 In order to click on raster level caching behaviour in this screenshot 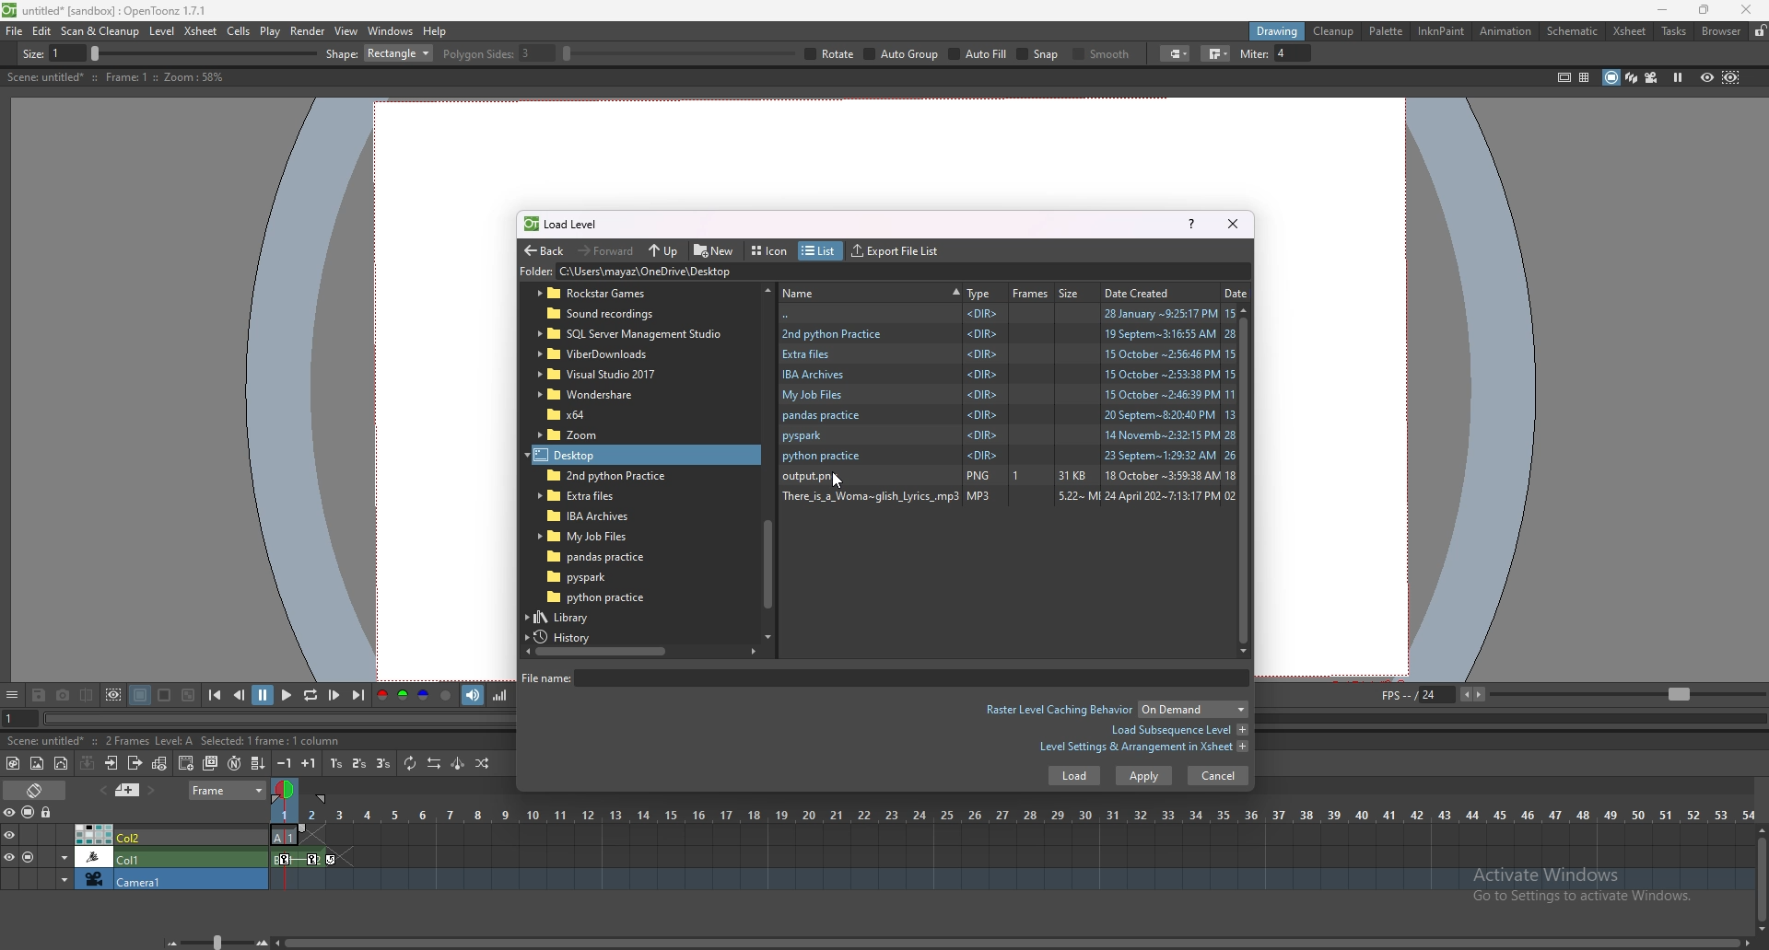, I will do `click(1115, 712)`.